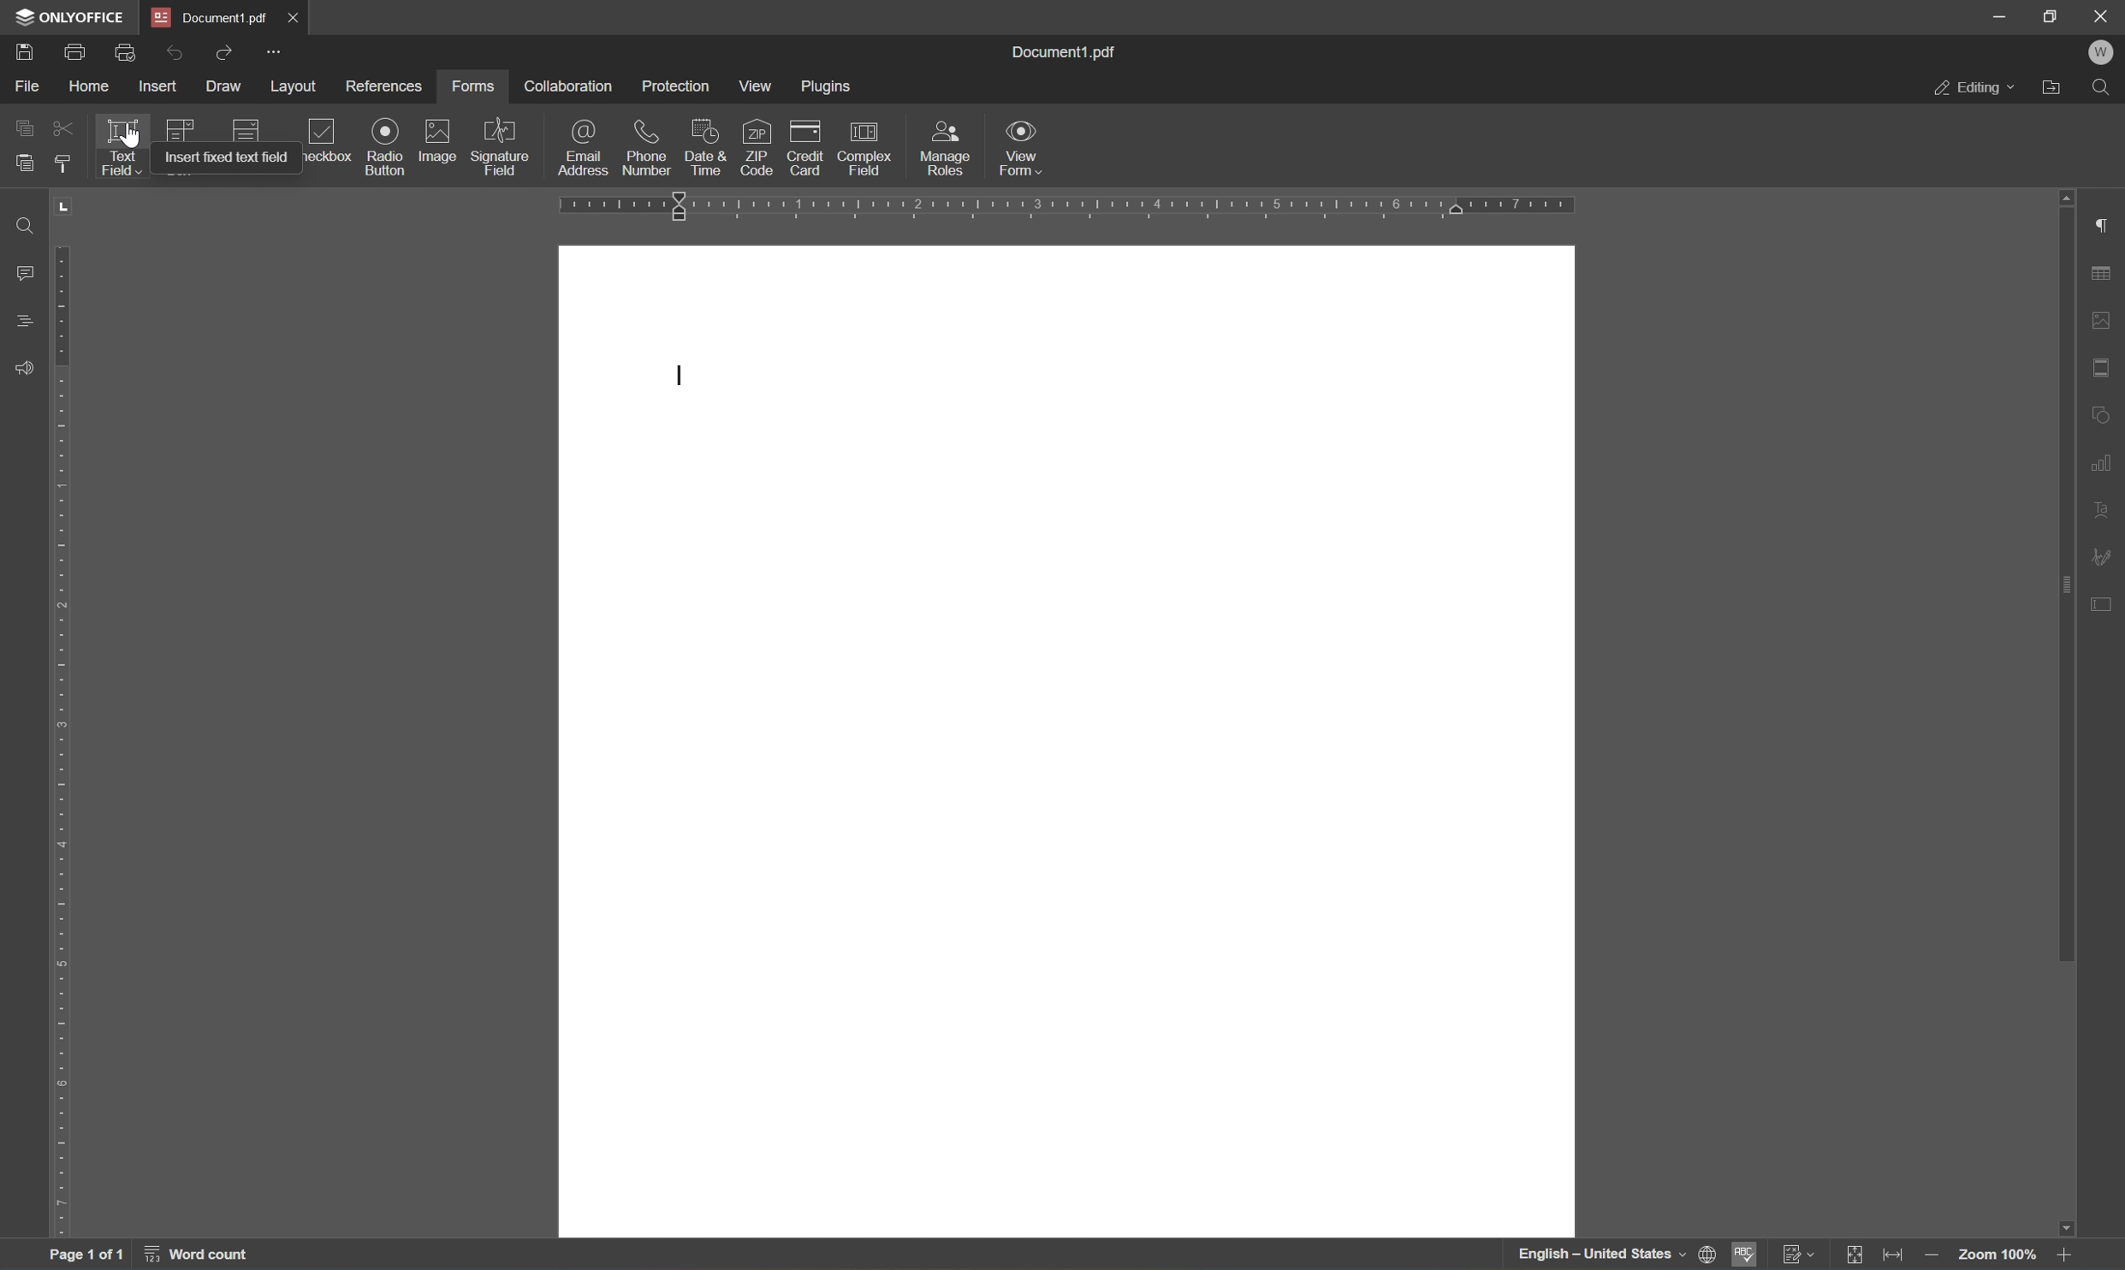  Describe the element at coordinates (22, 369) in the screenshot. I see `feedback and support` at that location.